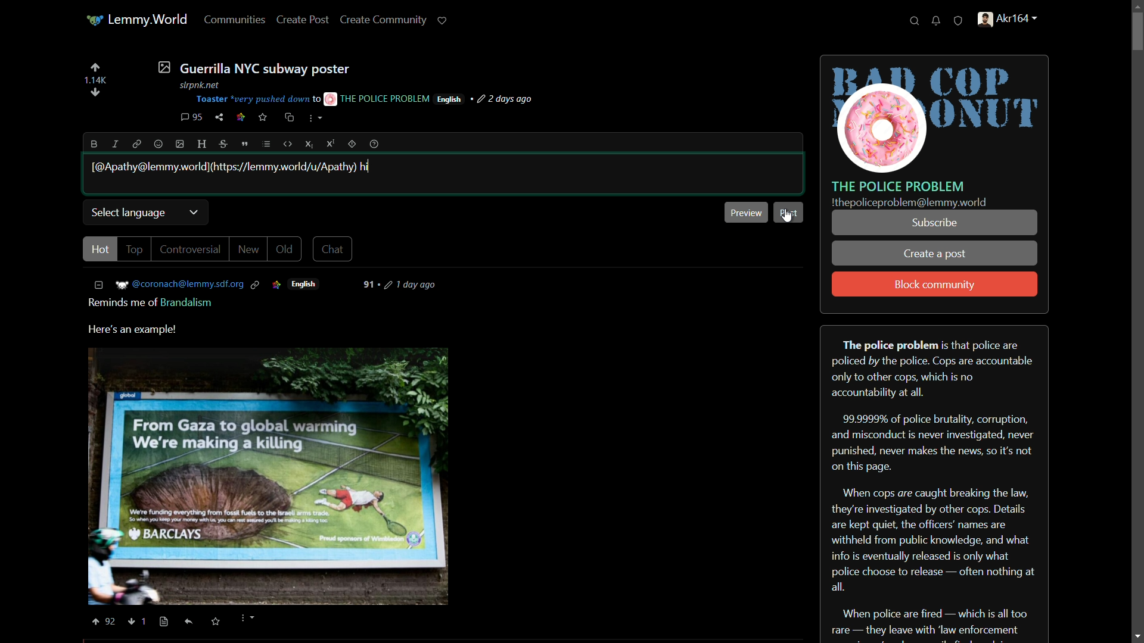 This screenshot has height=643, width=1144. Describe the element at coordinates (263, 117) in the screenshot. I see `save` at that location.